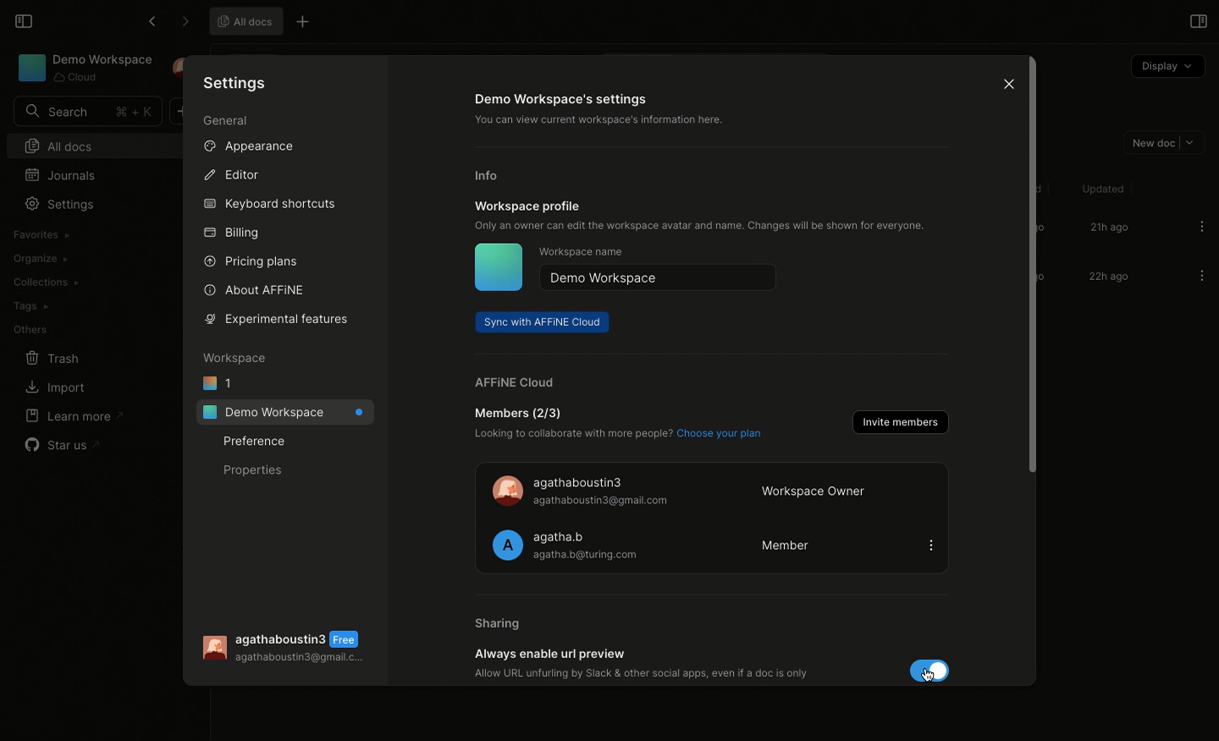 The width and height of the screenshot is (1219, 741). What do you see at coordinates (64, 445) in the screenshot?
I see `Star us` at bounding box center [64, 445].